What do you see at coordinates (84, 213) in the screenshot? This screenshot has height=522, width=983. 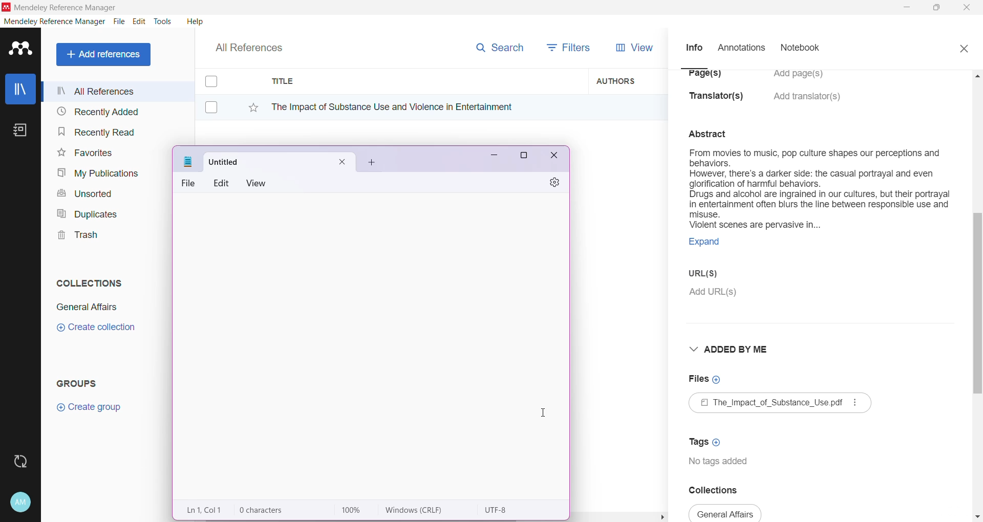 I see `Duplicates` at bounding box center [84, 213].